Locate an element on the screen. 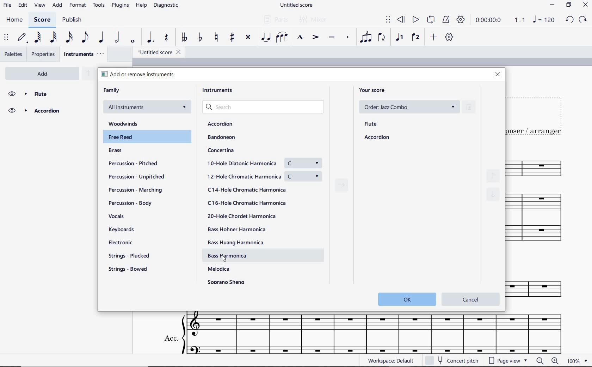  augmentation dot is located at coordinates (150, 37).